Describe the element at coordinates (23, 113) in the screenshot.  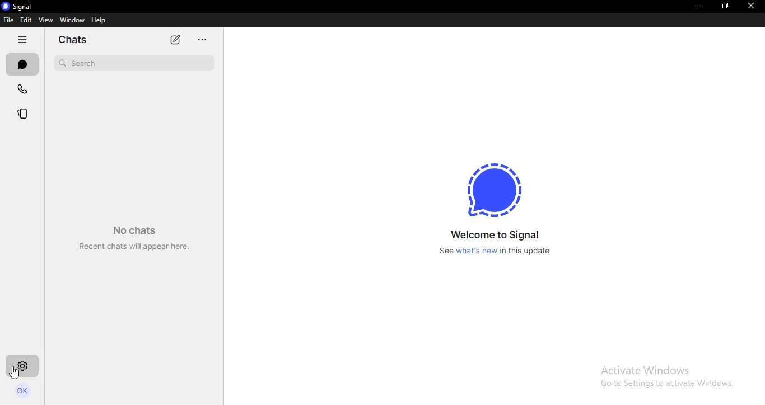
I see `stories` at that location.